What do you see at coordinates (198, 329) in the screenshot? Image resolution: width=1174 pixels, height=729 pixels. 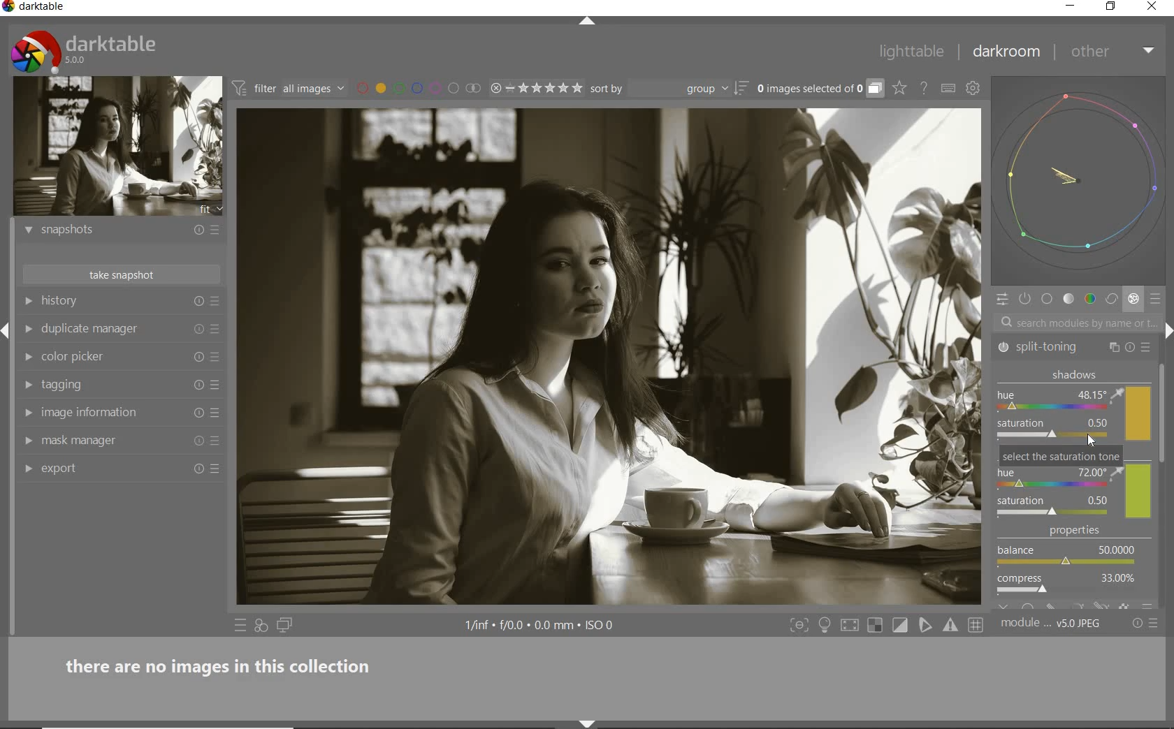 I see `reset` at bounding box center [198, 329].